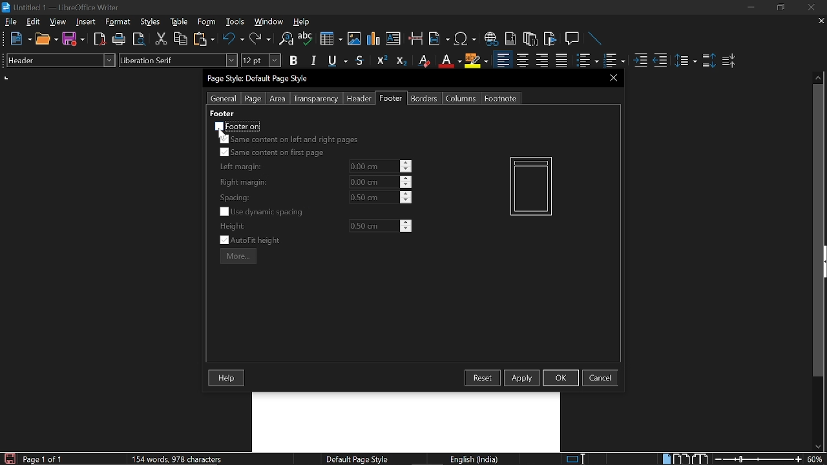  Describe the element at coordinates (709, 61) in the screenshot. I see `Increase paragraph spacing` at that location.